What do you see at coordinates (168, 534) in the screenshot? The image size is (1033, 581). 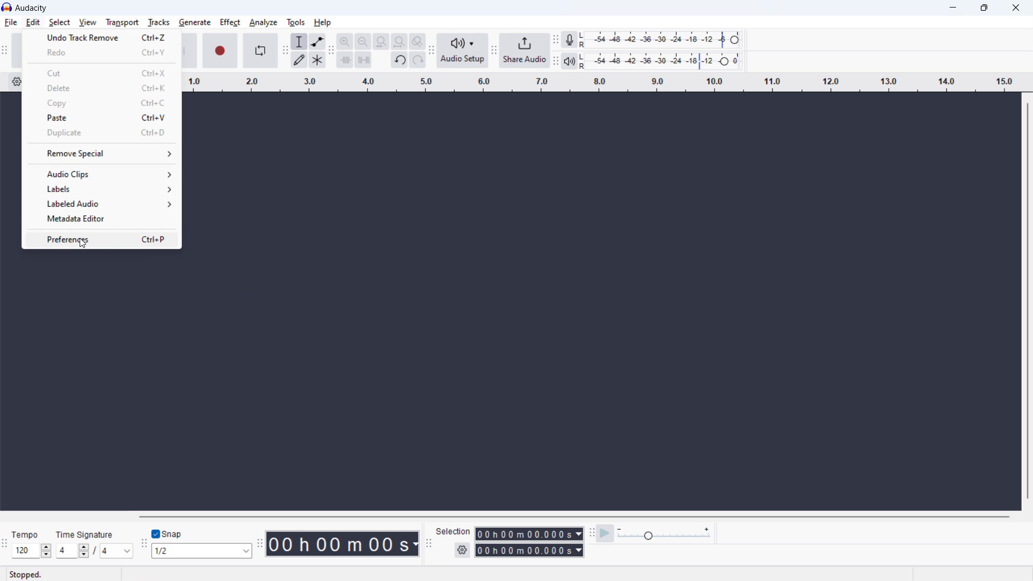 I see `toggle snap` at bounding box center [168, 534].